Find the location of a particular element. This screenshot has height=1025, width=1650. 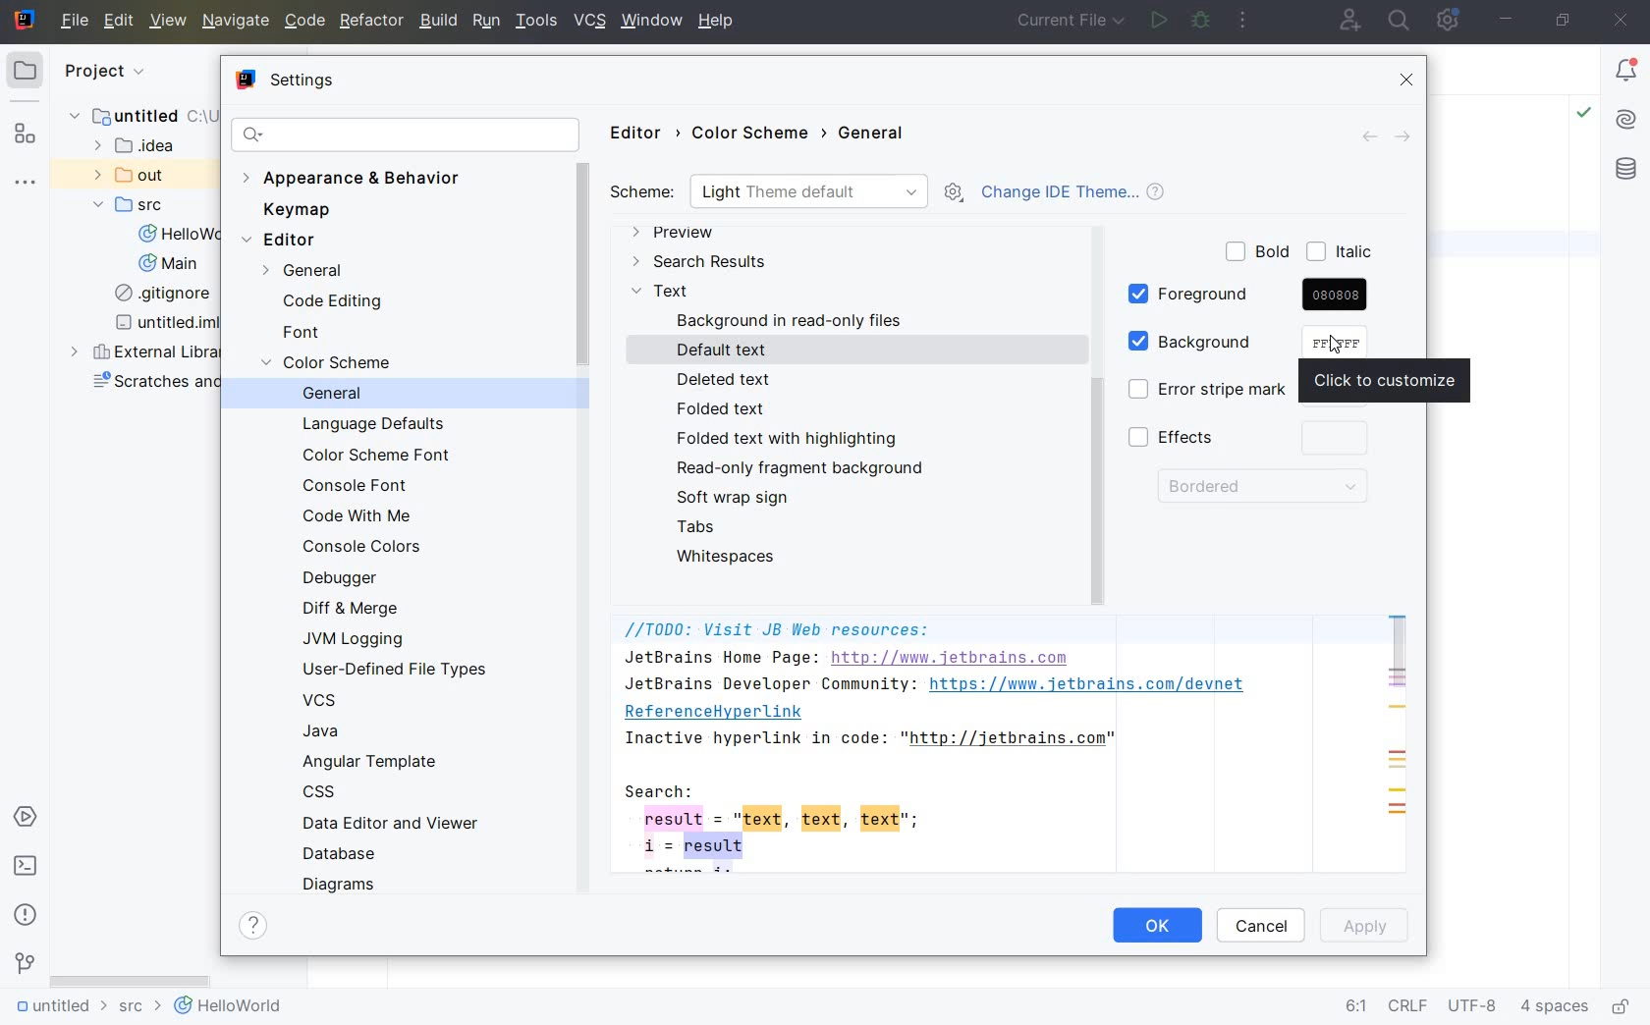

external libraries is located at coordinates (148, 352).